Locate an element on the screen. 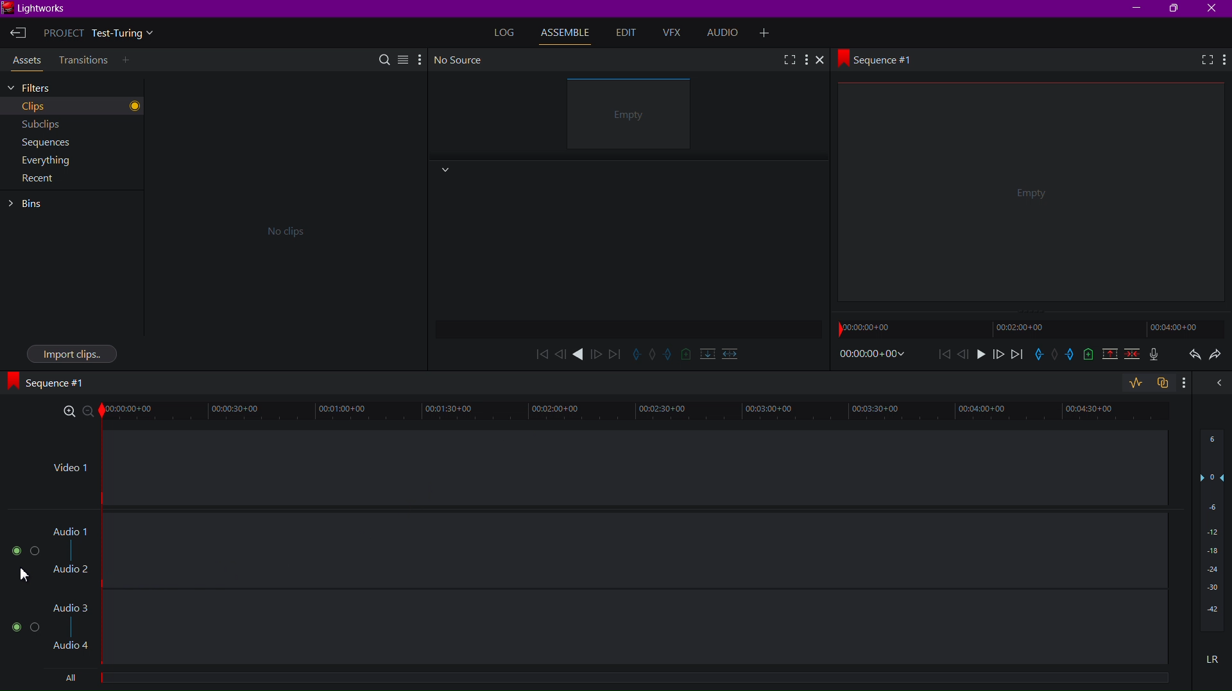  Sequence #1 is located at coordinates (881, 58).